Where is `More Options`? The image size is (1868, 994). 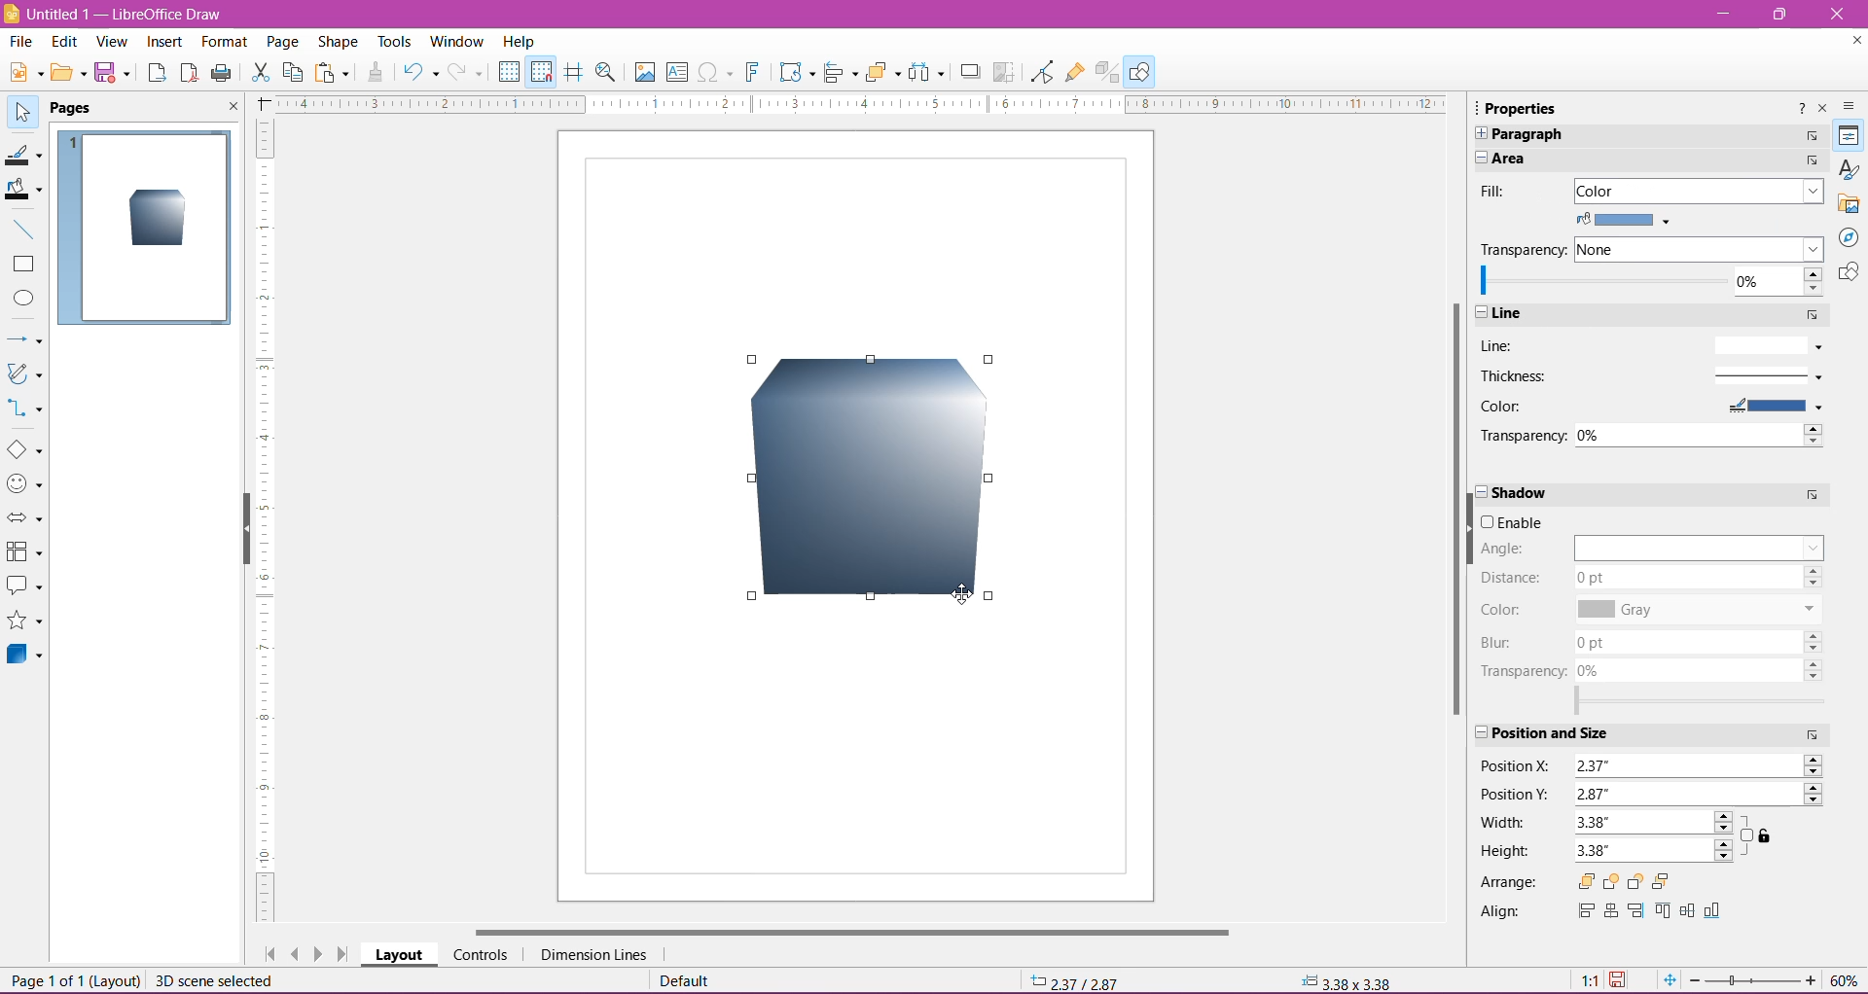
More Options is located at coordinates (1810, 495).